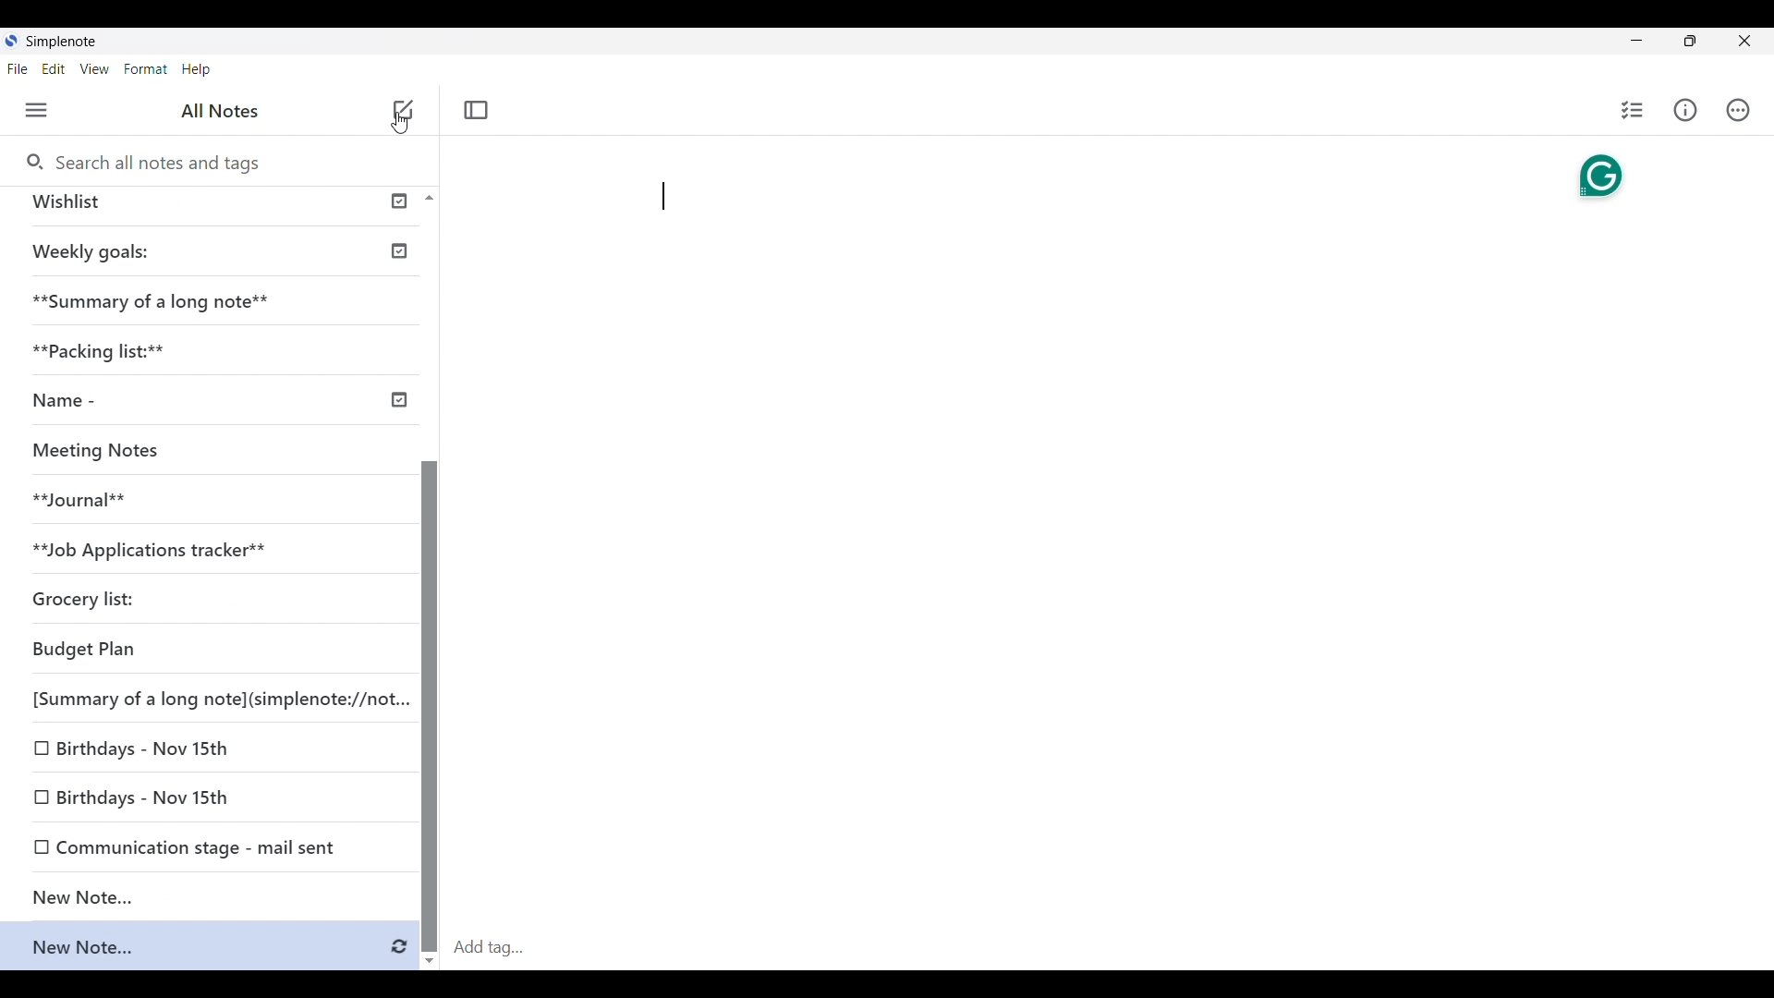  I want to click on Typing in text, so click(663, 197).